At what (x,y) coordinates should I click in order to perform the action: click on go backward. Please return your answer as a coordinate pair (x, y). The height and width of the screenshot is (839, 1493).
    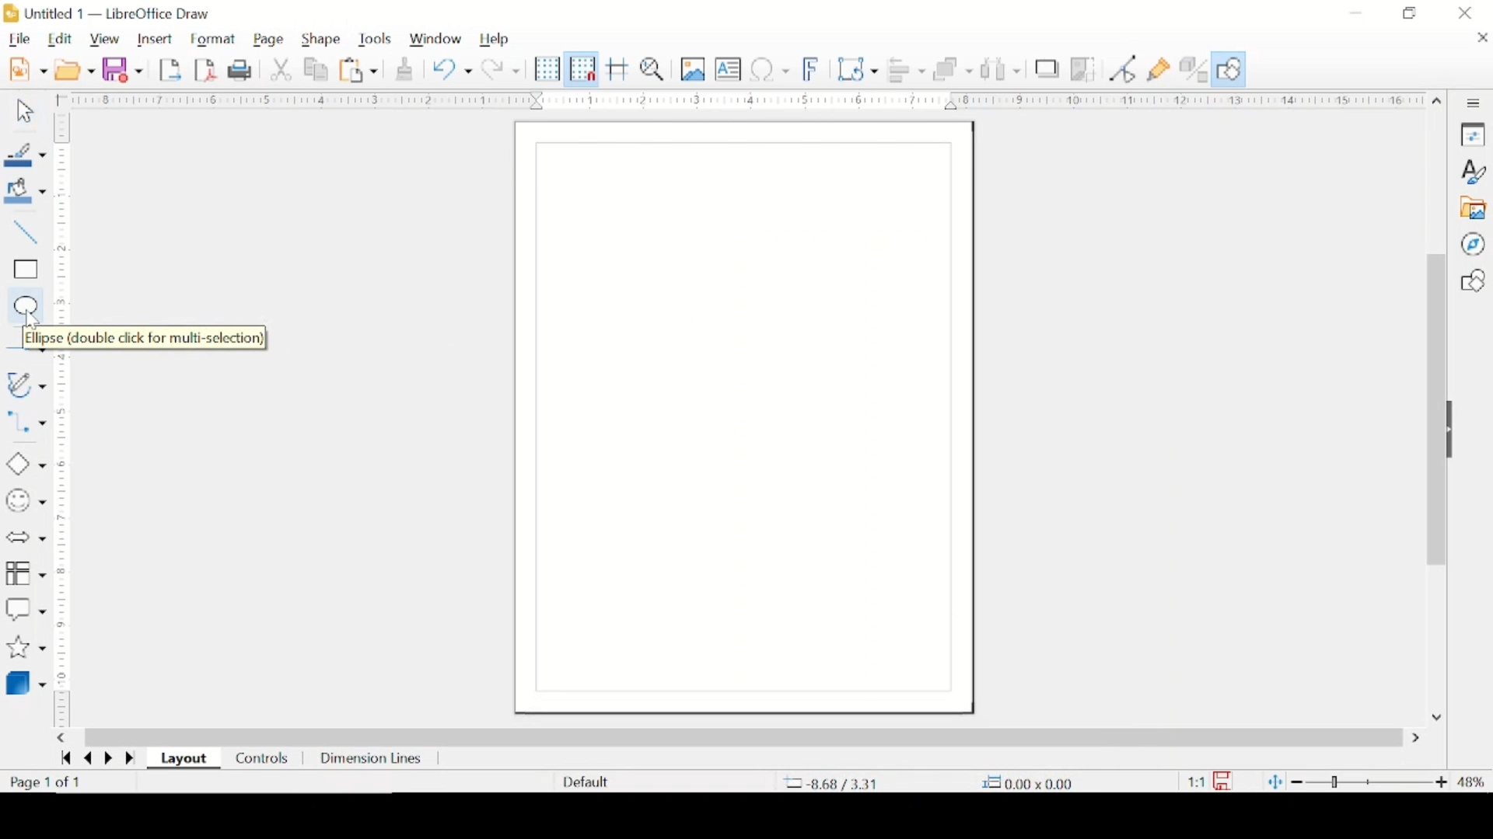
    Looking at the image, I should click on (63, 760).